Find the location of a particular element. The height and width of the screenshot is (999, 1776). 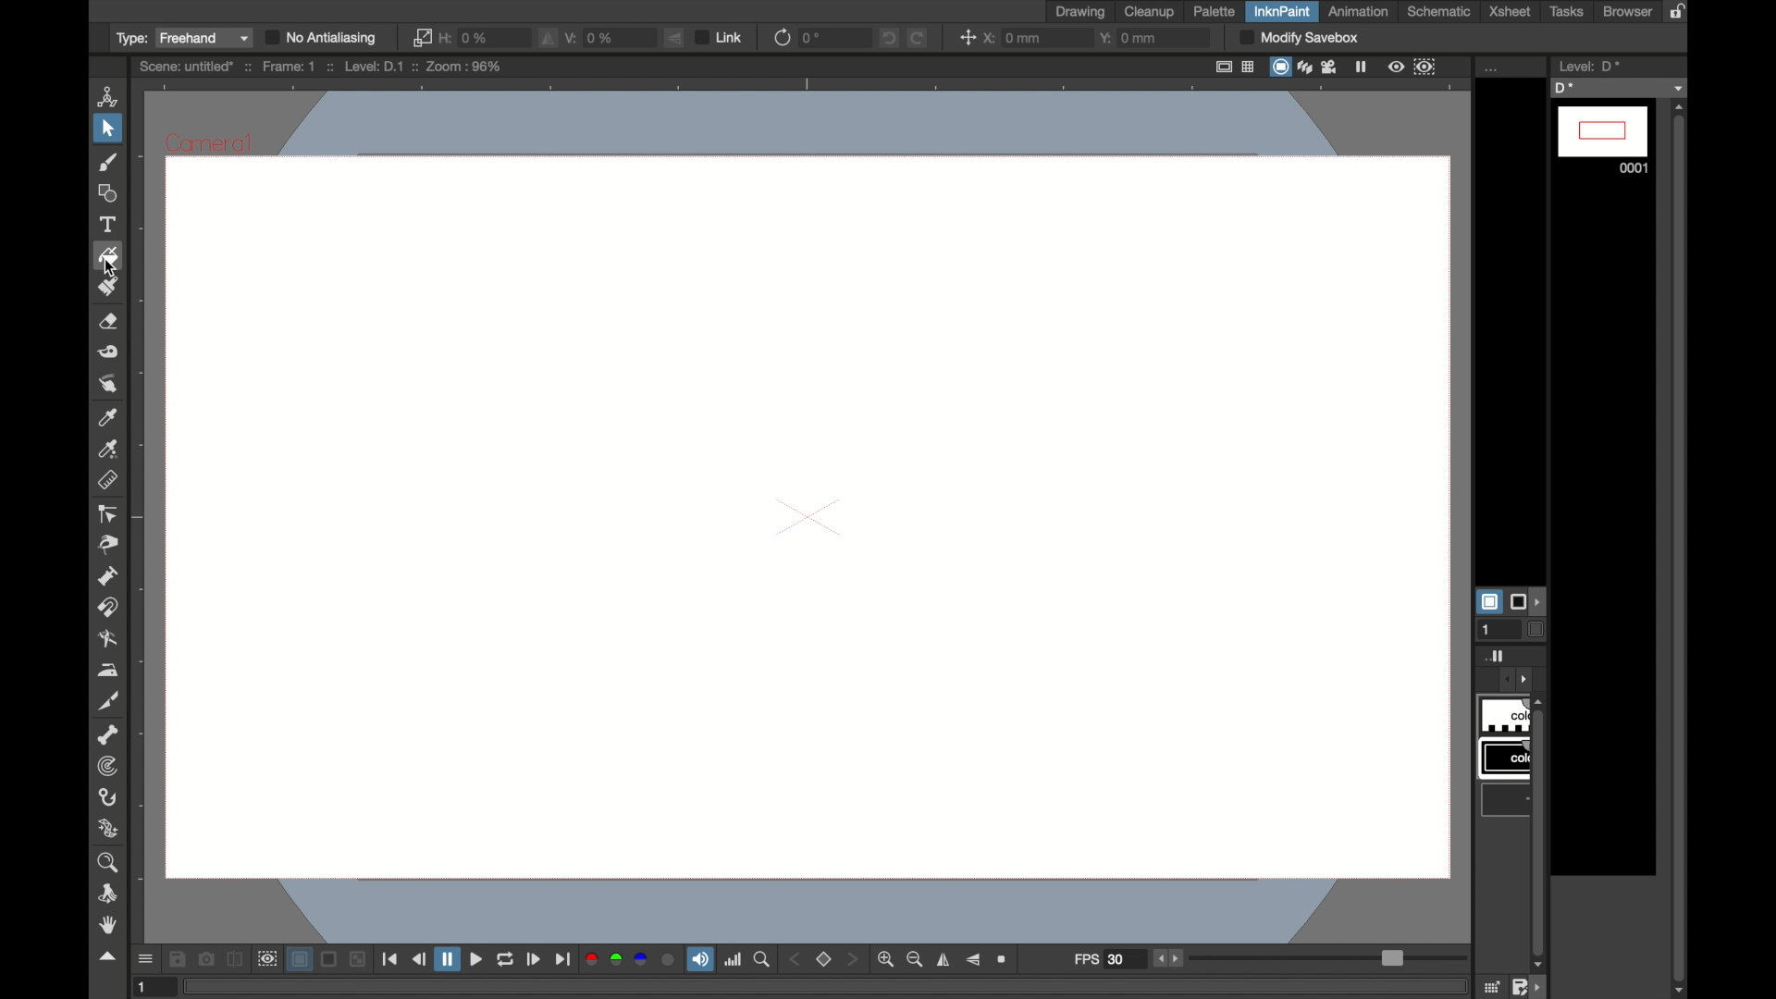

film is located at coordinates (1333, 67).